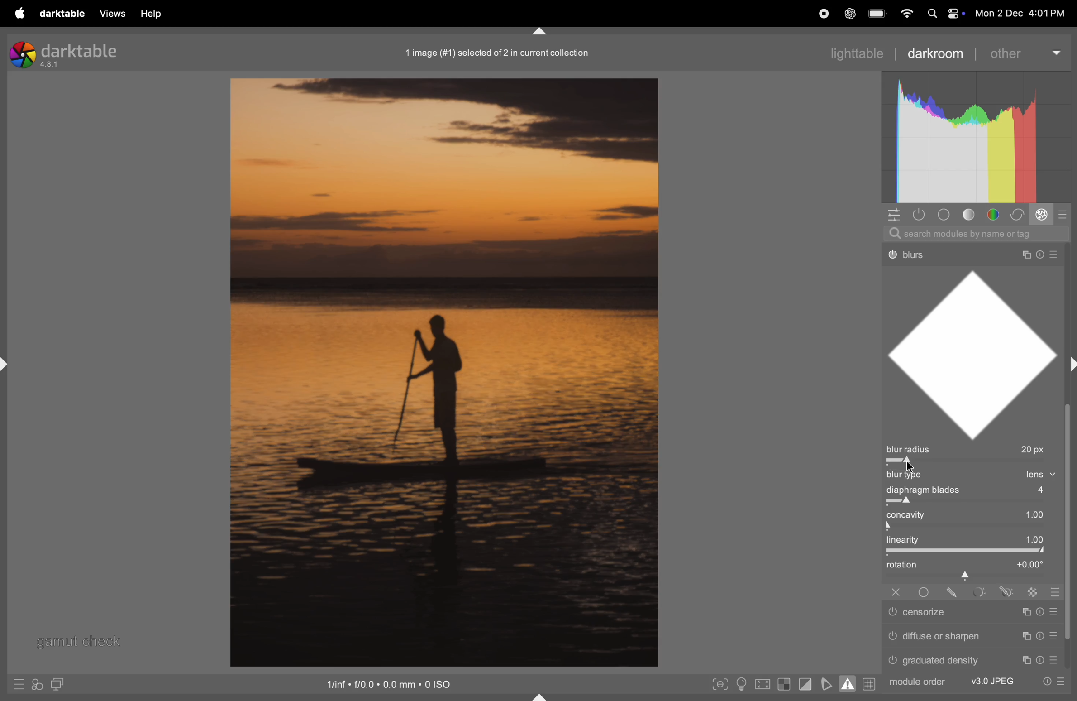  Describe the element at coordinates (1065, 214) in the screenshot. I see `modes` at that location.